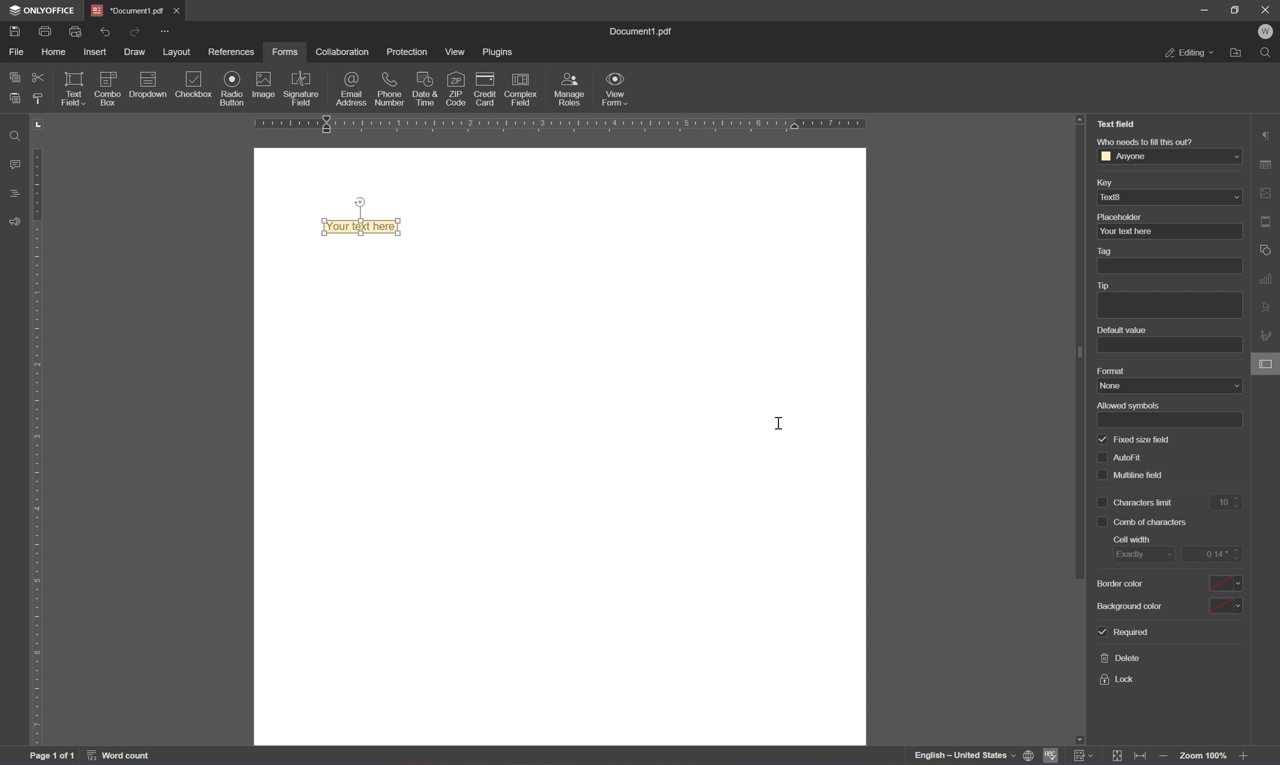 The height and width of the screenshot is (765, 1280). Describe the element at coordinates (1170, 197) in the screenshot. I see `Text3` at that location.